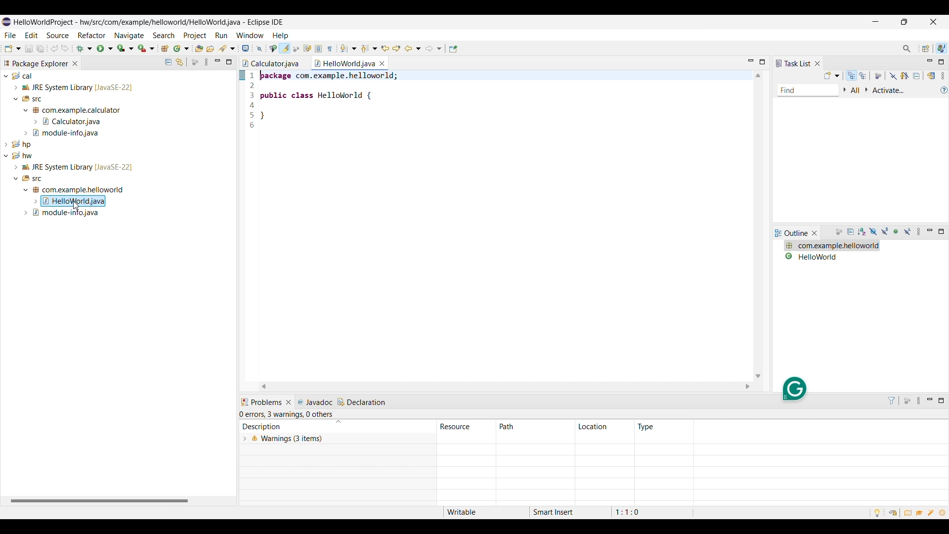  Describe the element at coordinates (941, 48) in the screenshot. I see `Java, current selection` at that location.